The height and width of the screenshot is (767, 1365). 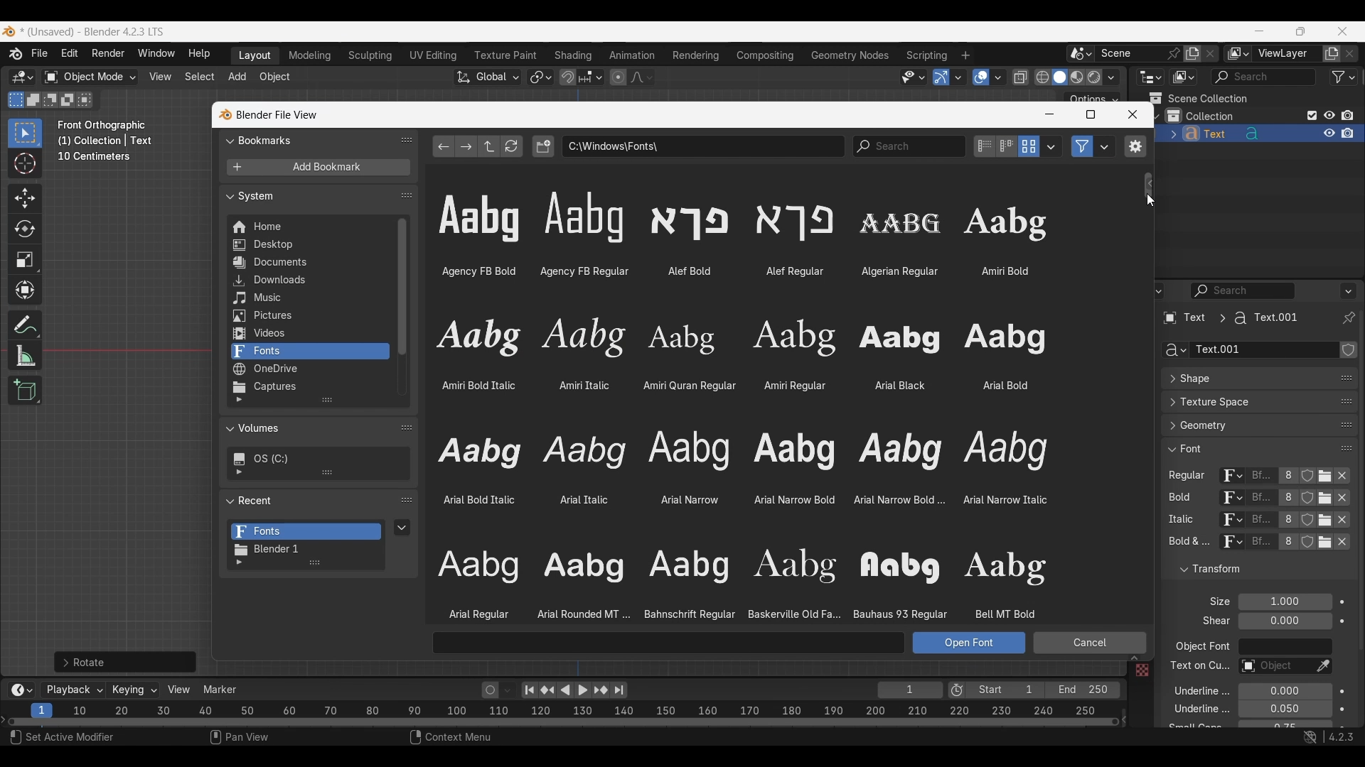 What do you see at coordinates (1349, 351) in the screenshot?
I see `Change order in the list` at bounding box center [1349, 351].